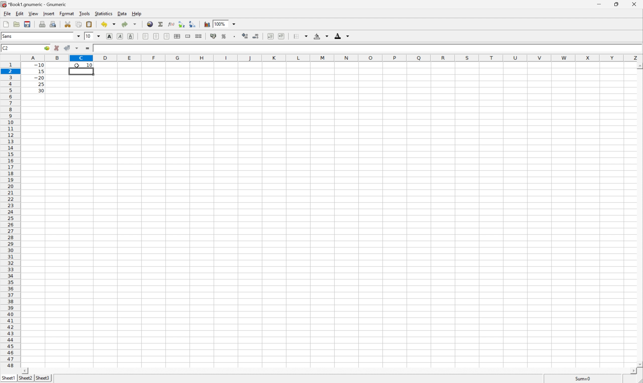  Describe the element at coordinates (639, 363) in the screenshot. I see `Scroll down` at that location.